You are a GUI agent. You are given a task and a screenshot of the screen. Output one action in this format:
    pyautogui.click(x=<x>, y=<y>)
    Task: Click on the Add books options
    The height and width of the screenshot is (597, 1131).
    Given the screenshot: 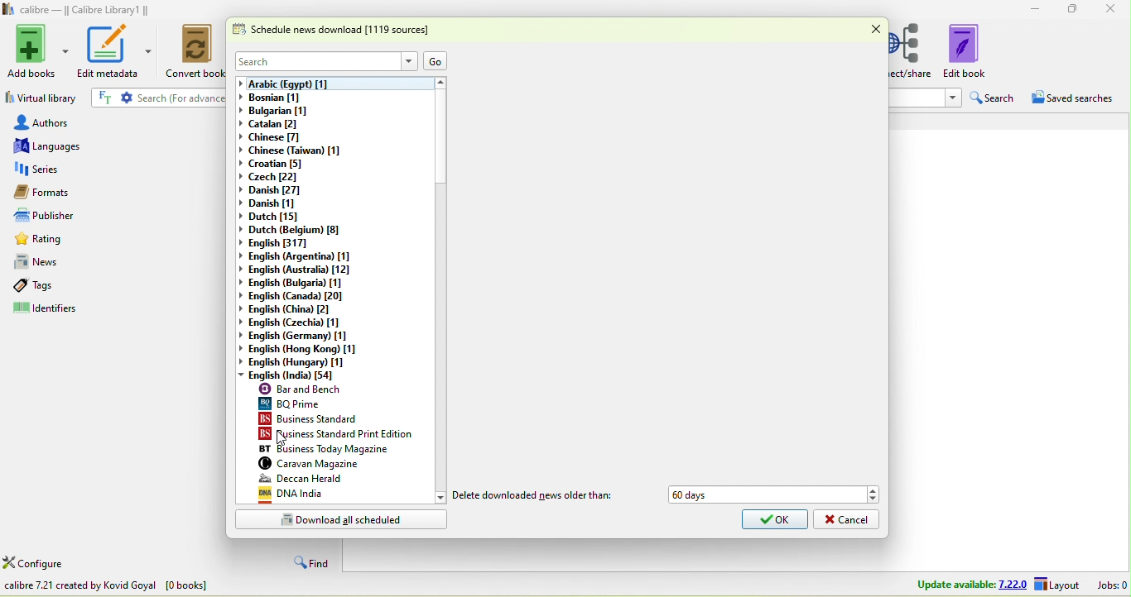 What is the action you would take?
    pyautogui.click(x=67, y=49)
    